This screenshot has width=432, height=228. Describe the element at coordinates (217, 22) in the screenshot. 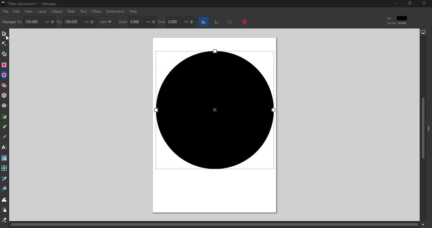

I see `Switch to arc (unclosed shape)` at that location.